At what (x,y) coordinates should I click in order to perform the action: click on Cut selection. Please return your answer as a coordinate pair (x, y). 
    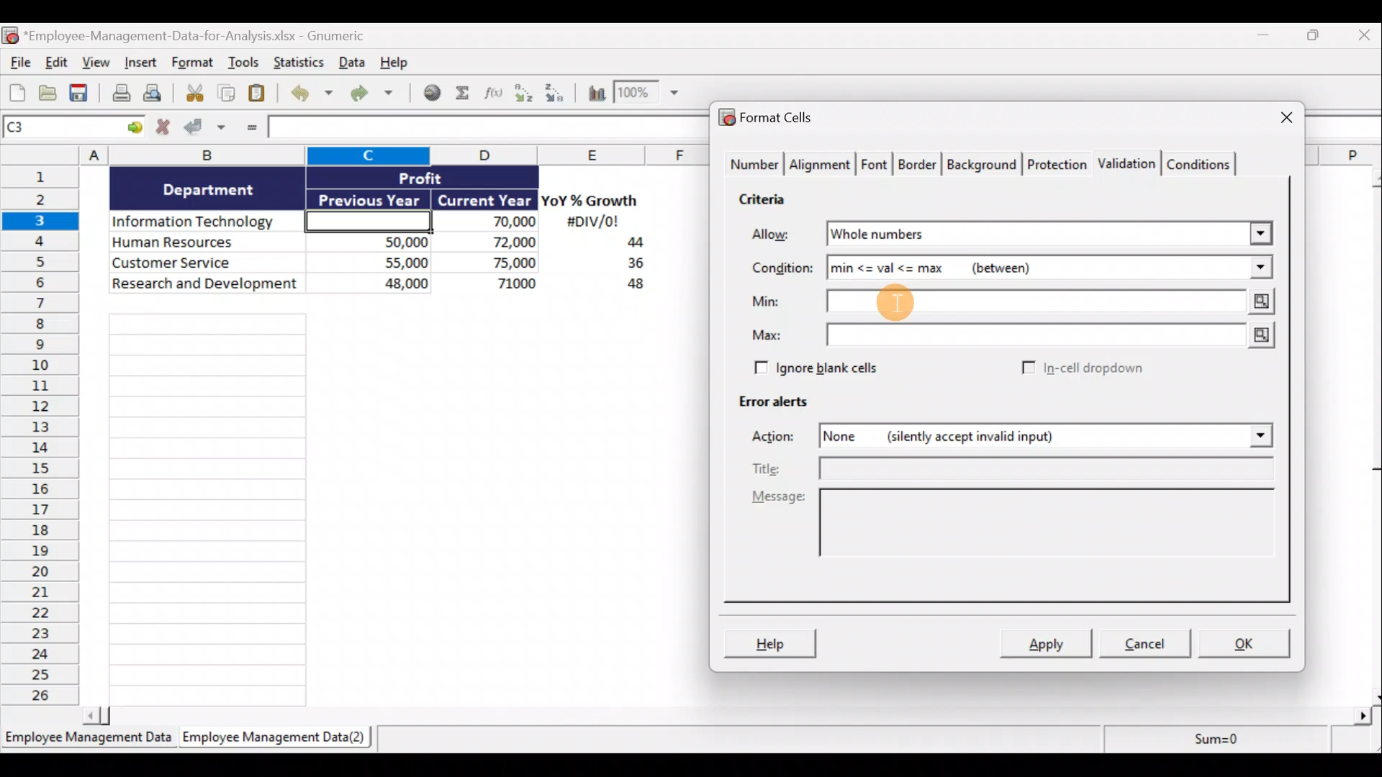
    Looking at the image, I should click on (194, 94).